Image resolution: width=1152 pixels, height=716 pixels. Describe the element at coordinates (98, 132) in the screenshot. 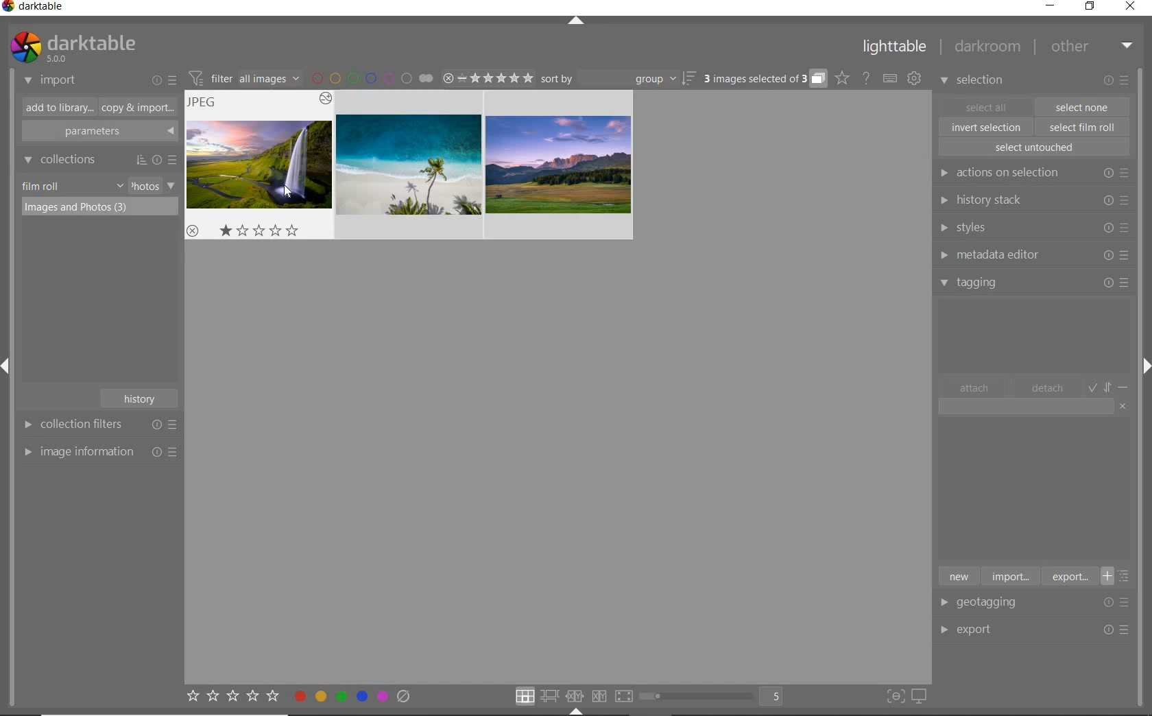

I see `parameters` at that location.